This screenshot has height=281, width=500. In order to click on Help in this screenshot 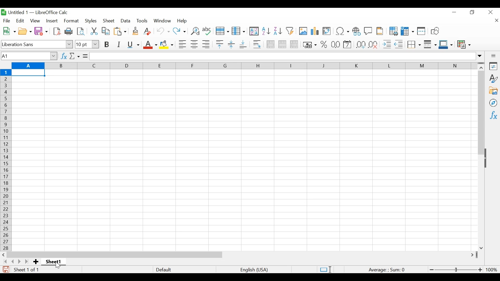, I will do `click(183, 21)`.